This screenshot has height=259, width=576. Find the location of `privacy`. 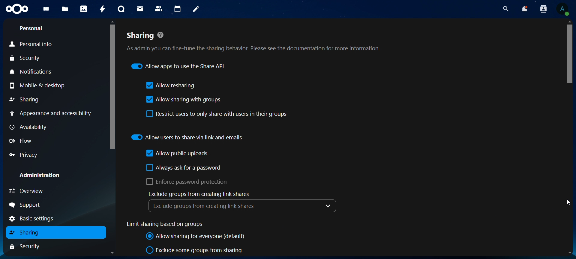

privacy is located at coordinates (26, 155).